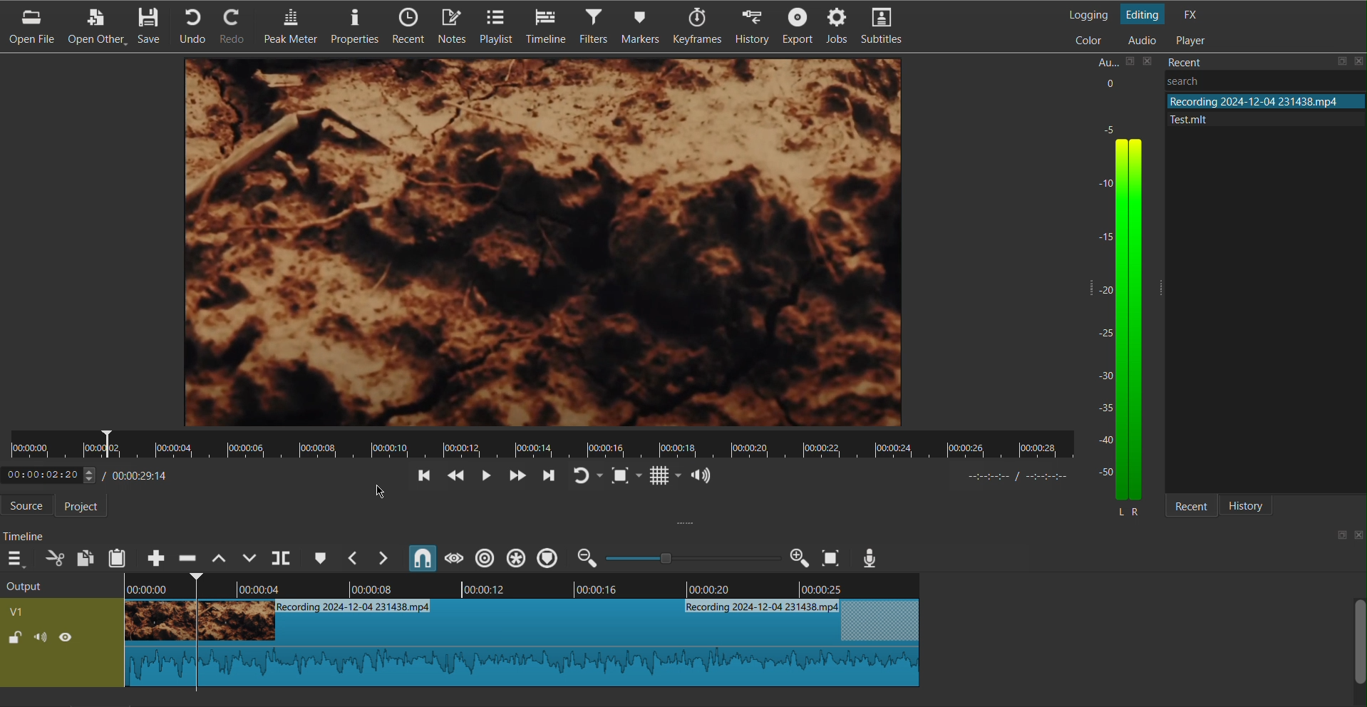 This screenshot has width=1367, height=707. What do you see at coordinates (1192, 507) in the screenshot?
I see `Recent` at bounding box center [1192, 507].